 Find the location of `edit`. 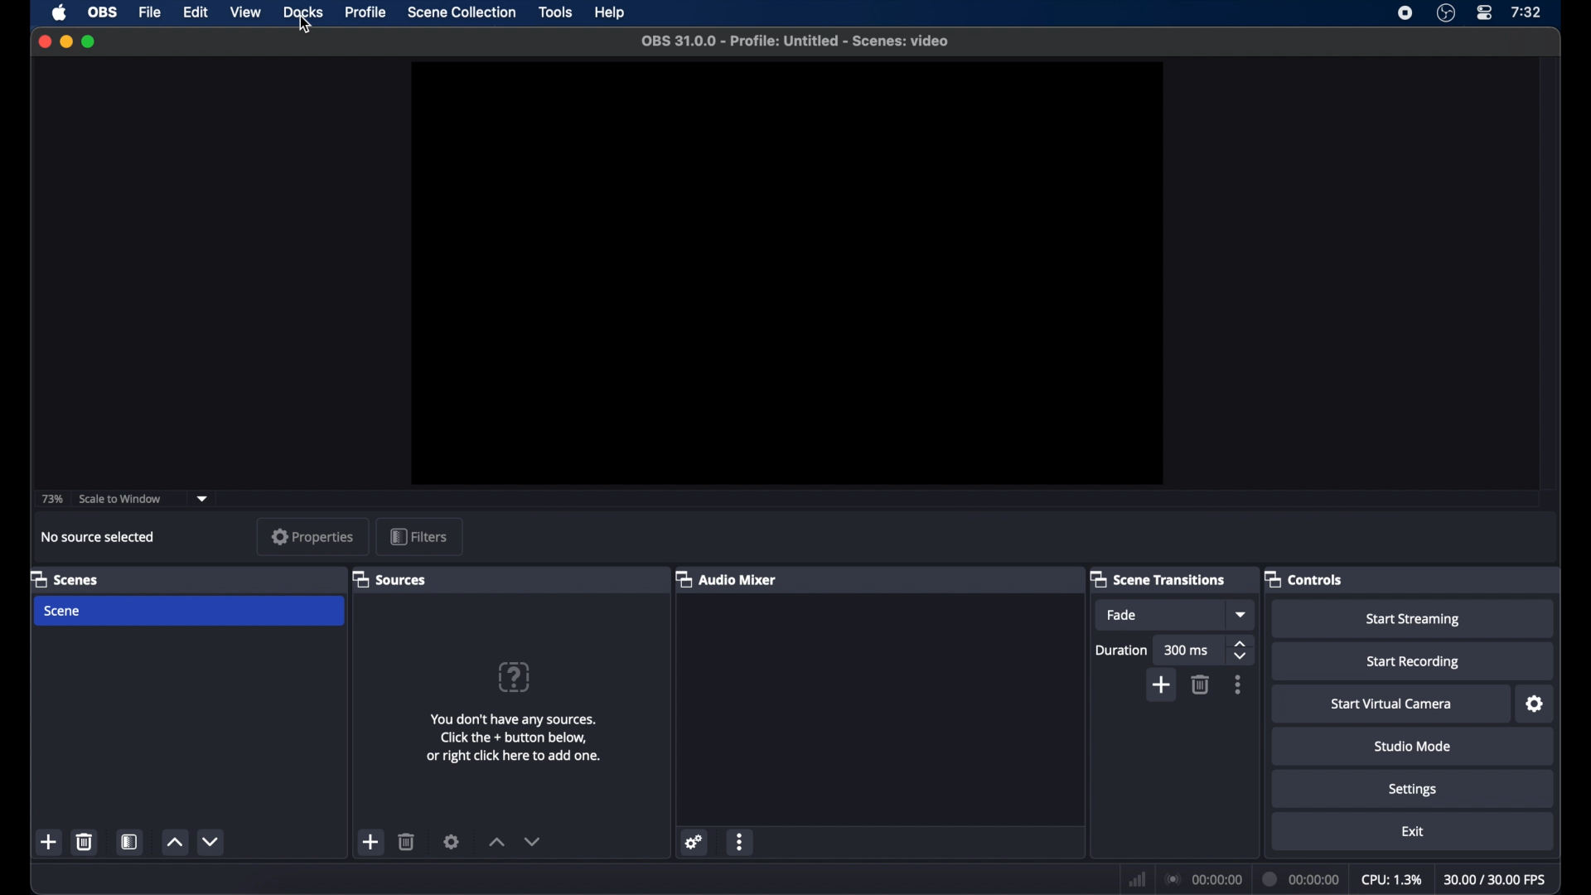

edit is located at coordinates (196, 11).